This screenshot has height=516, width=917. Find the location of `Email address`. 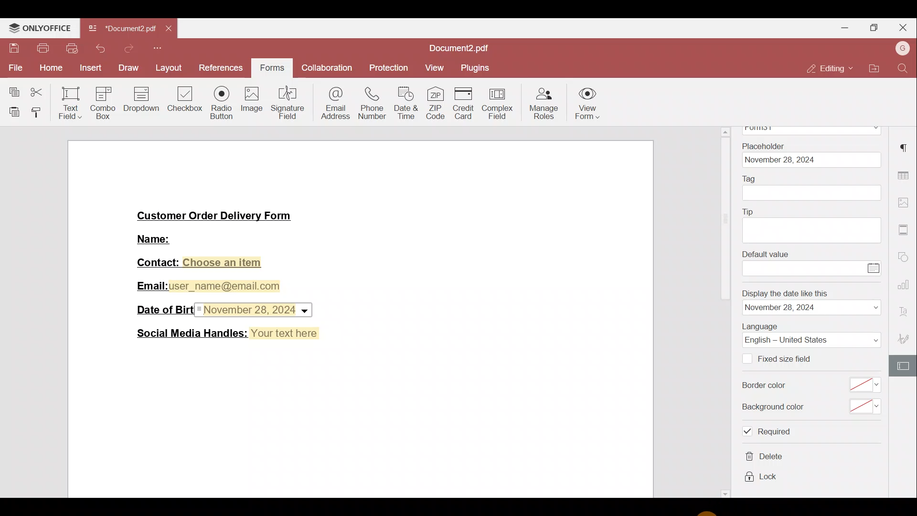

Email address is located at coordinates (334, 102).